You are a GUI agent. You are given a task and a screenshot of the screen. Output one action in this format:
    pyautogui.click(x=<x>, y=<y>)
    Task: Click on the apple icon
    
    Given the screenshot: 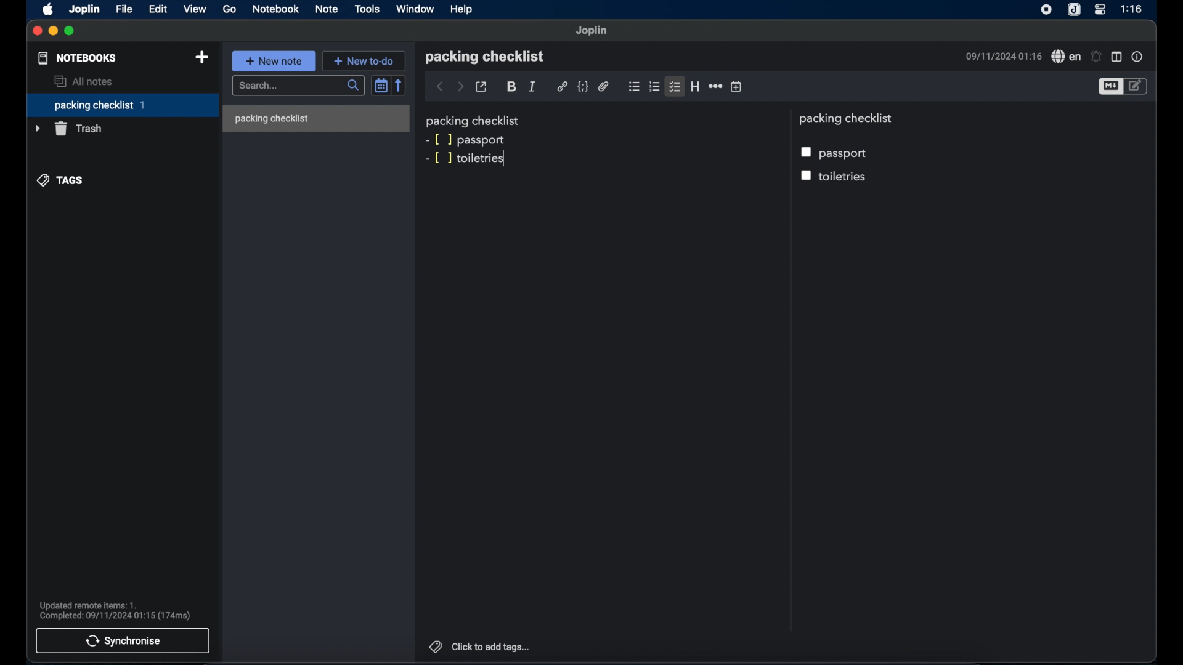 What is the action you would take?
    pyautogui.click(x=47, y=10)
    